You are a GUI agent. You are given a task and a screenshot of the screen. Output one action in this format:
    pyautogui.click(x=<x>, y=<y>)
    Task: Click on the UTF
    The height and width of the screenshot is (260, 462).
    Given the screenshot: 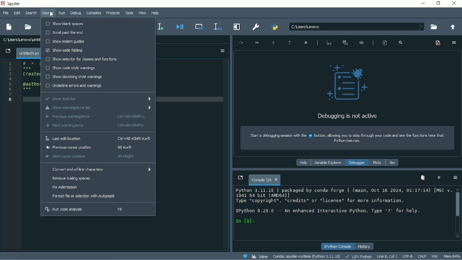 What is the action you would take?
    pyautogui.click(x=407, y=256)
    